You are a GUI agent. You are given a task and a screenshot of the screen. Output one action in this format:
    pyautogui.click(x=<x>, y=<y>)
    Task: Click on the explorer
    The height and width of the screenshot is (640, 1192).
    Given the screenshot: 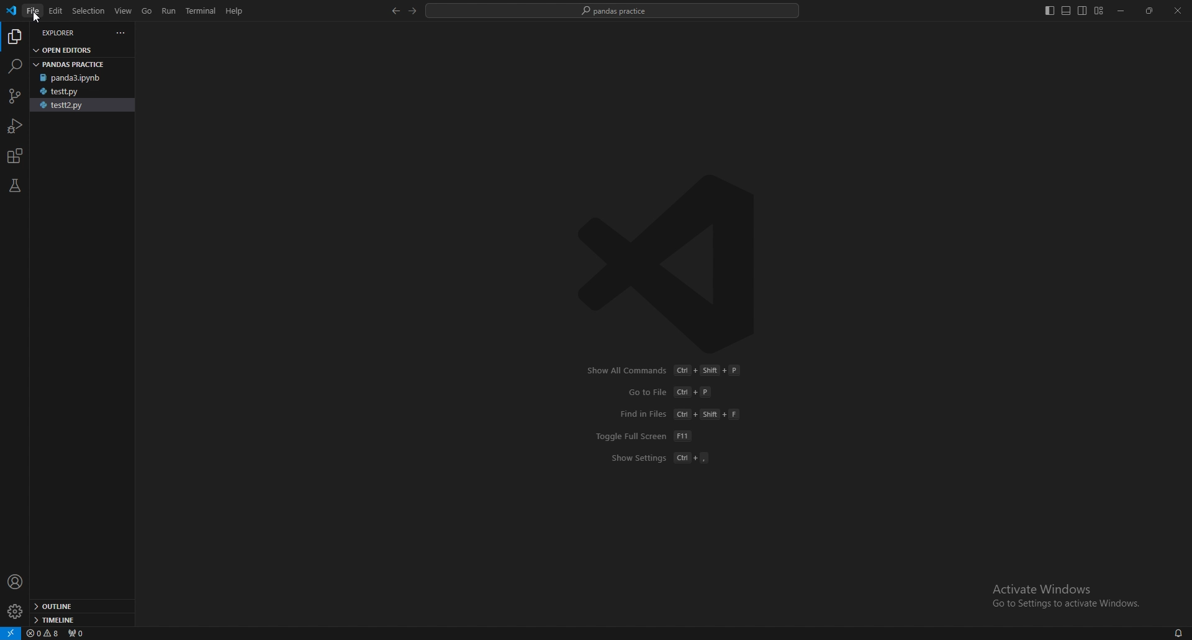 What is the action you would take?
    pyautogui.click(x=72, y=32)
    